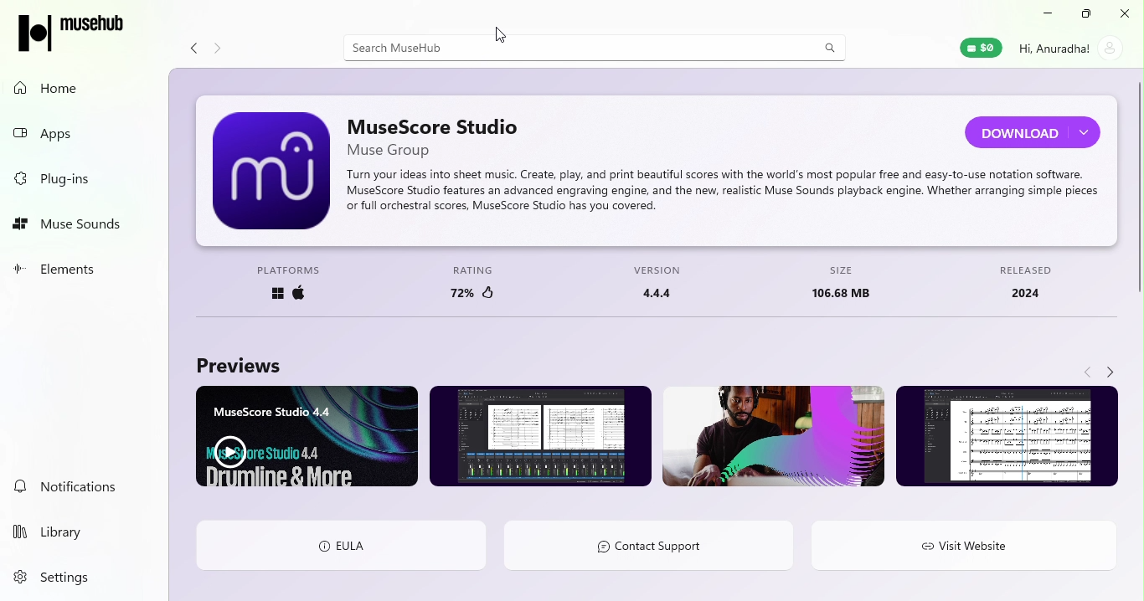 This screenshot has width=1144, height=601. Describe the element at coordinates (75, 88) in the screenshot. I see `Home` at that location.